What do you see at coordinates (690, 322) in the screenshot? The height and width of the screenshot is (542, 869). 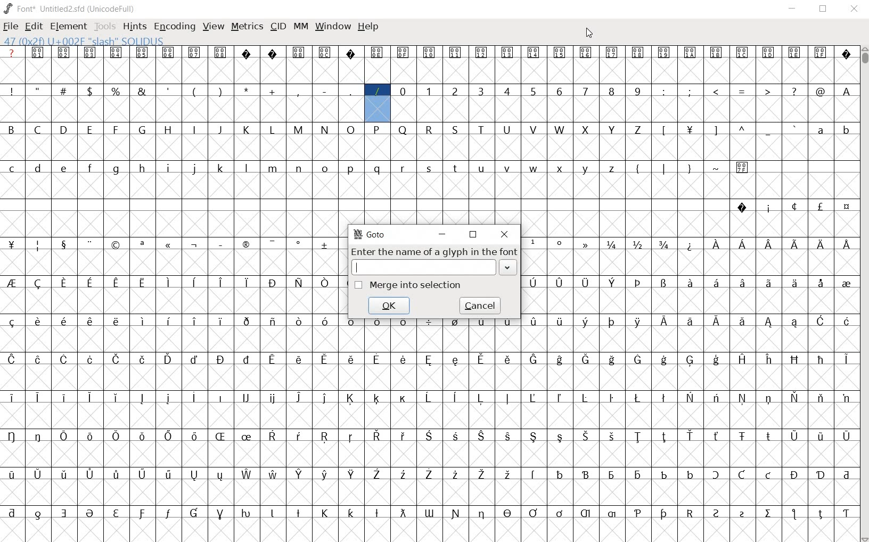 I see `glyph` at bounding box center [690, 322].